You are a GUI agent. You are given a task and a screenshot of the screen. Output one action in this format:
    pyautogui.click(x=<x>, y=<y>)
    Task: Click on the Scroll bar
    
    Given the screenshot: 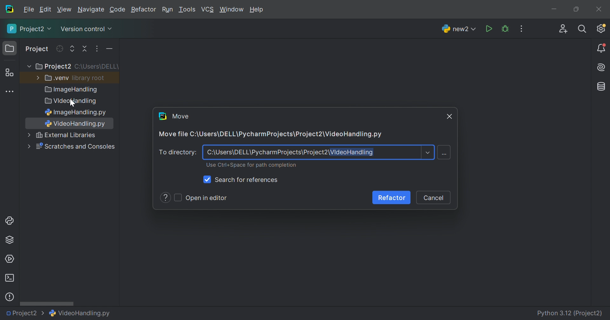 What is the action you would take?
    pyautogui.click(x=47, y=303)
    